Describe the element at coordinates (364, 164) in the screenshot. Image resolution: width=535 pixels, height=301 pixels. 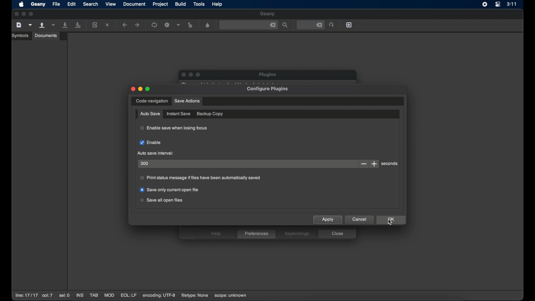
I see `decrement` at that location.